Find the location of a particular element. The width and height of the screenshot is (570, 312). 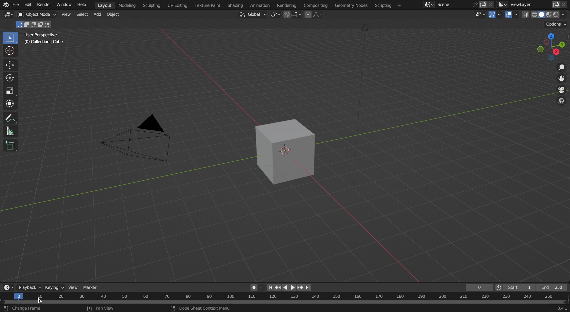

pin is located at coordinates (474, 4).